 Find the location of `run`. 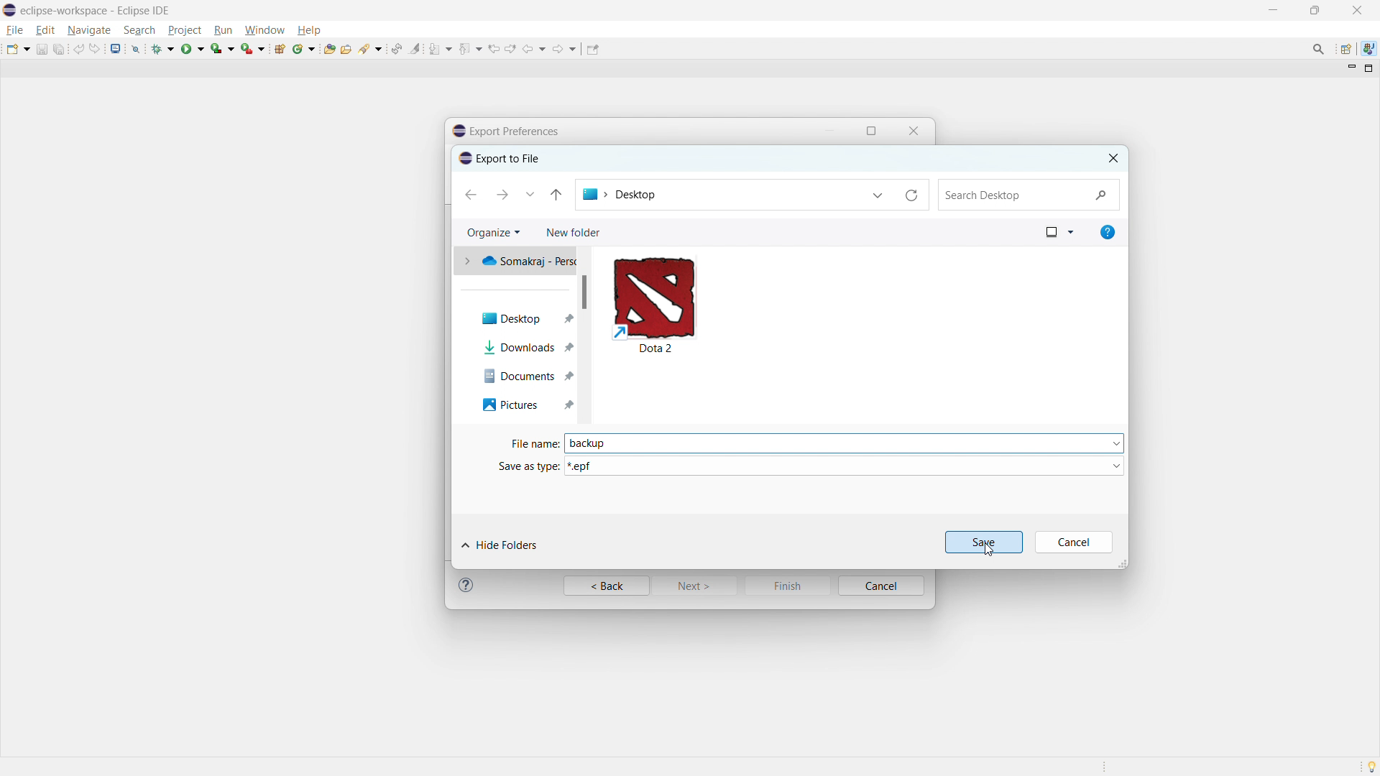

run is located at coordinates (223, 30).